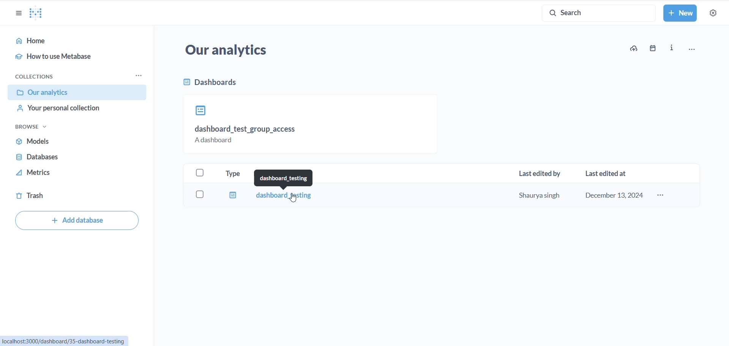  What do you see at coordinates (47, 174) in the screenshot?
I see `metrics ` at bounding box center [47, 174].